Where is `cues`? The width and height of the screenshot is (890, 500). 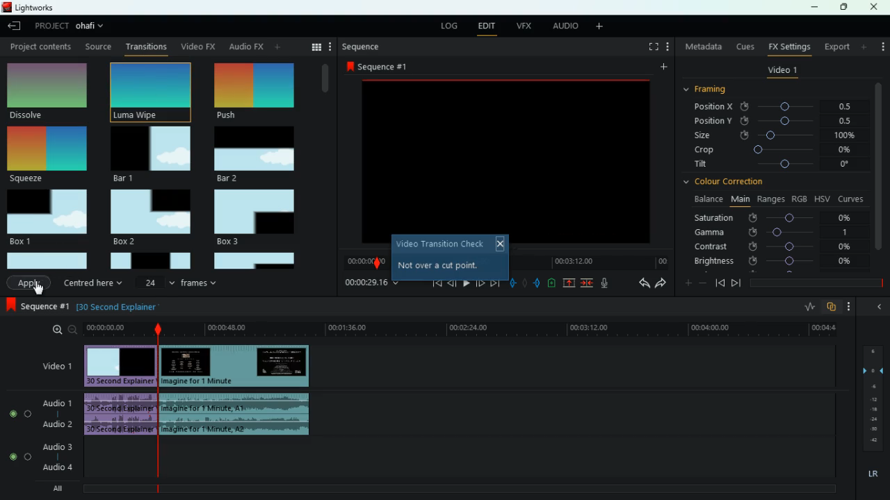
cues is located at coordinates (746, 47).